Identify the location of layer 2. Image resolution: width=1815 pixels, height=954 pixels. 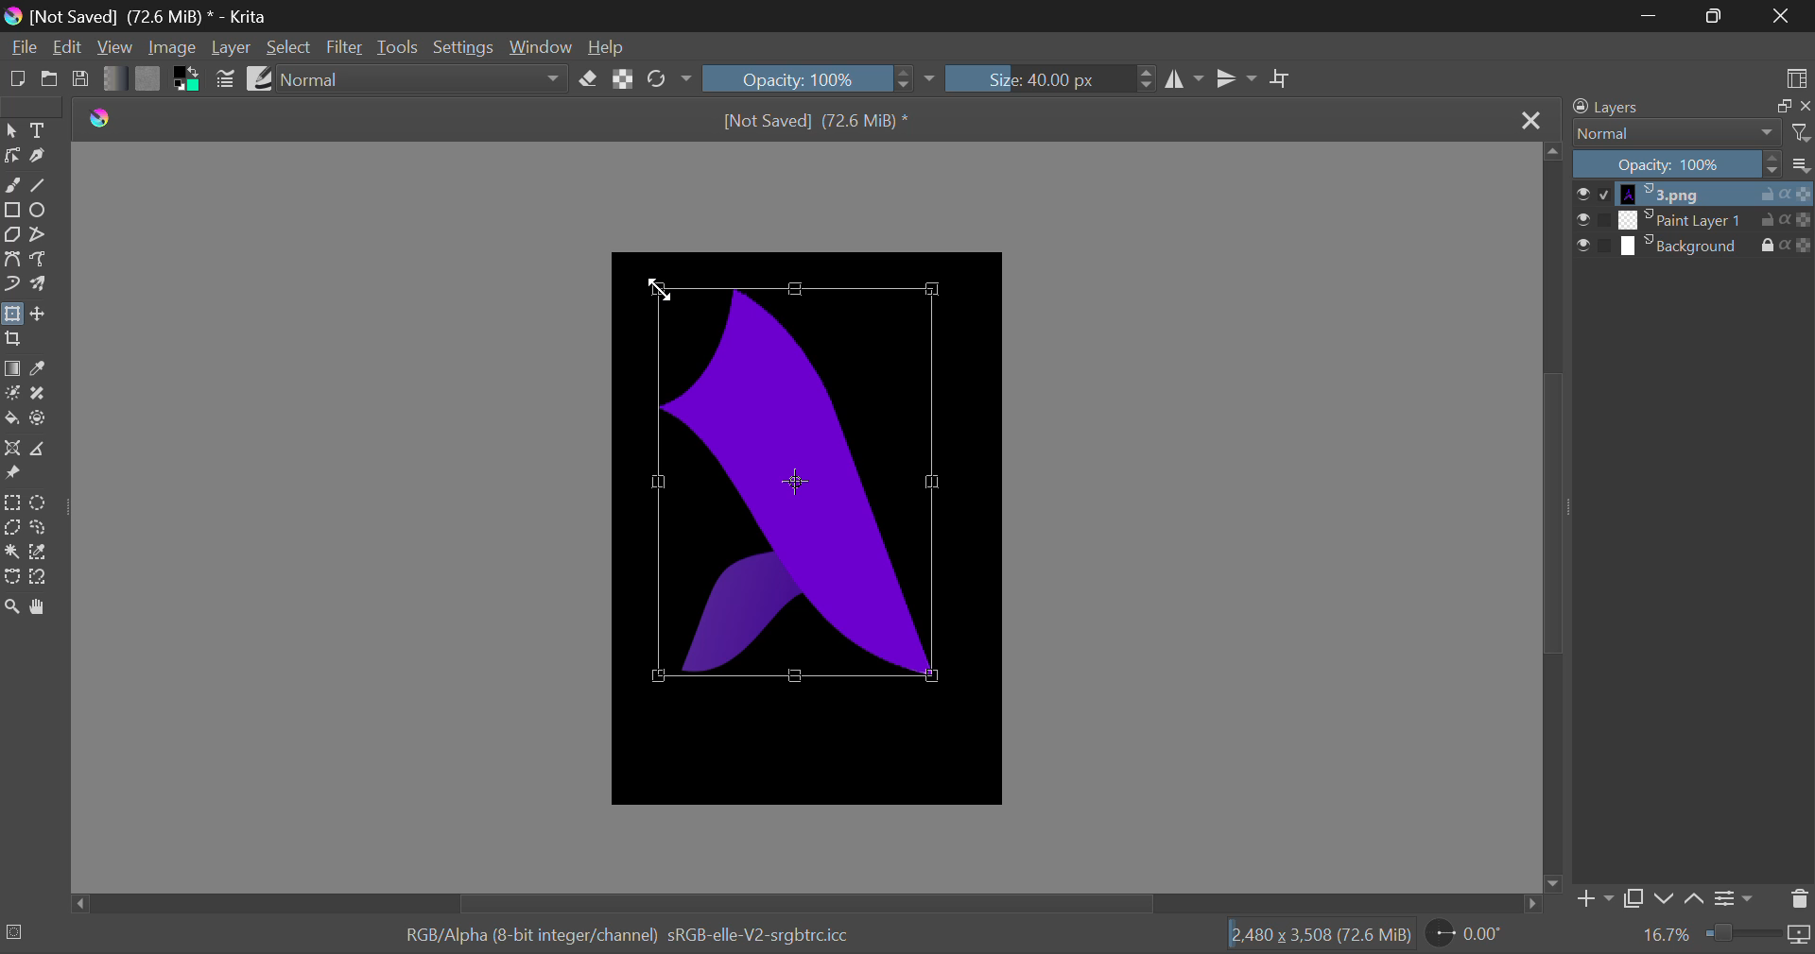
(1683, 219).